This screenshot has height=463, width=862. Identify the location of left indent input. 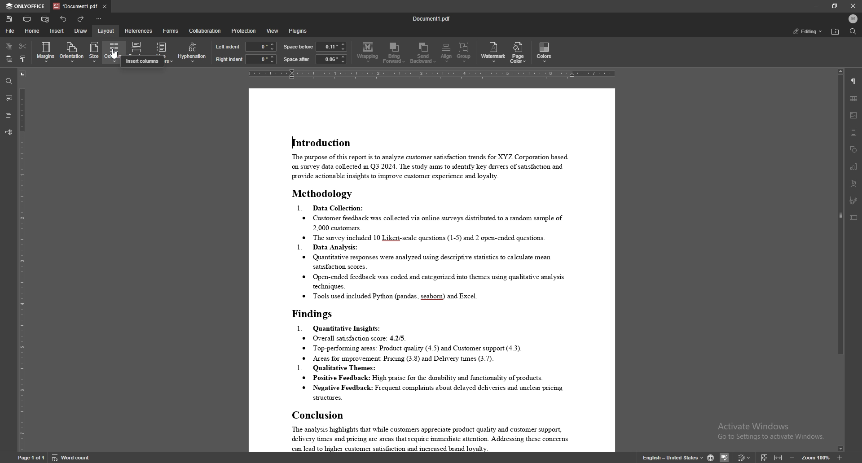
(261, 47).